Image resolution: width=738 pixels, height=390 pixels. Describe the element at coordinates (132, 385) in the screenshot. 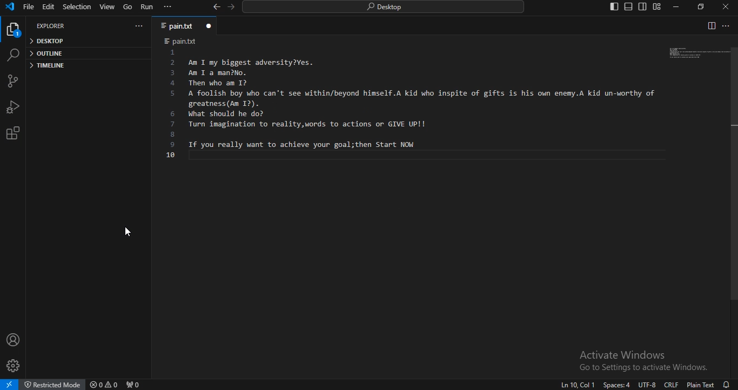

I see `no ports forwarded` at that location.